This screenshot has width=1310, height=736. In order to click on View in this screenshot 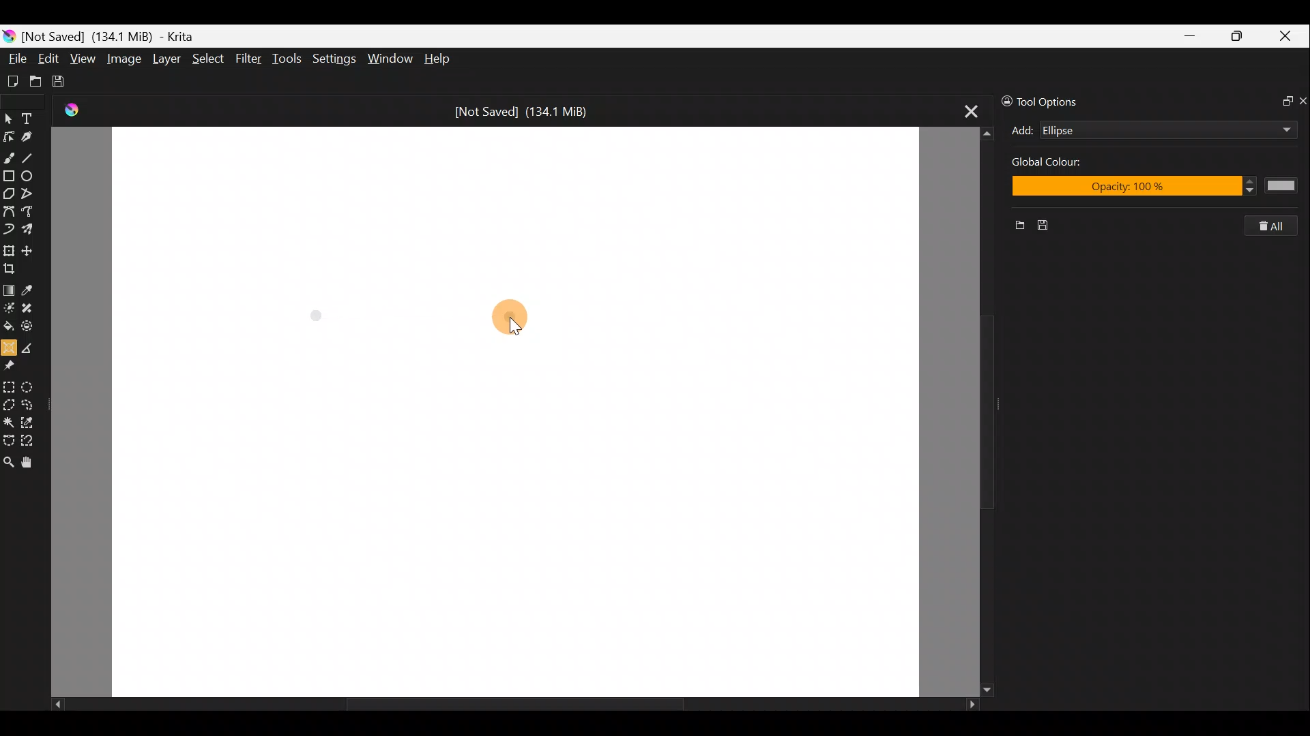, I will do `click(83, 59)`.